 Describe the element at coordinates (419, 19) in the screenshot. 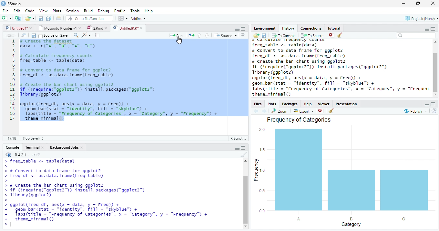

I see `Project: (None)` at that location.